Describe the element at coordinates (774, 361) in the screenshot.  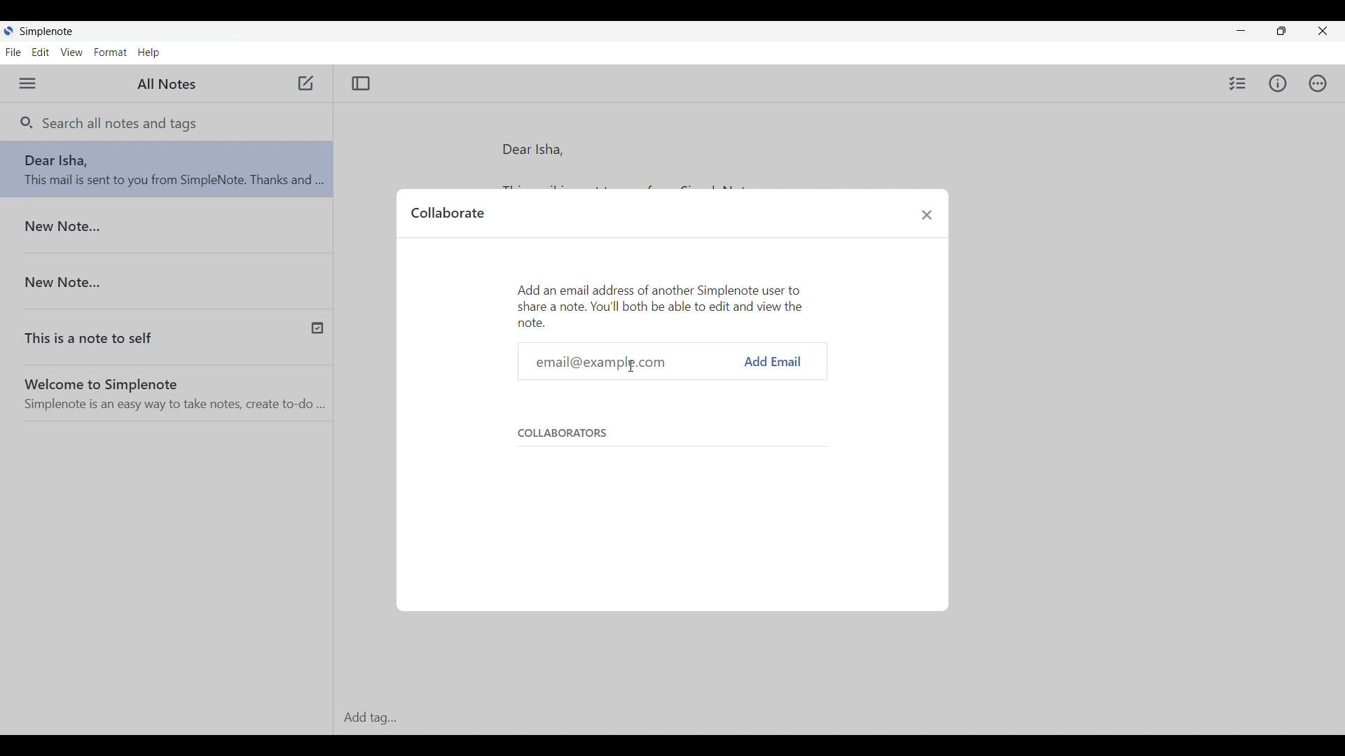
I see `add mail` at that location.